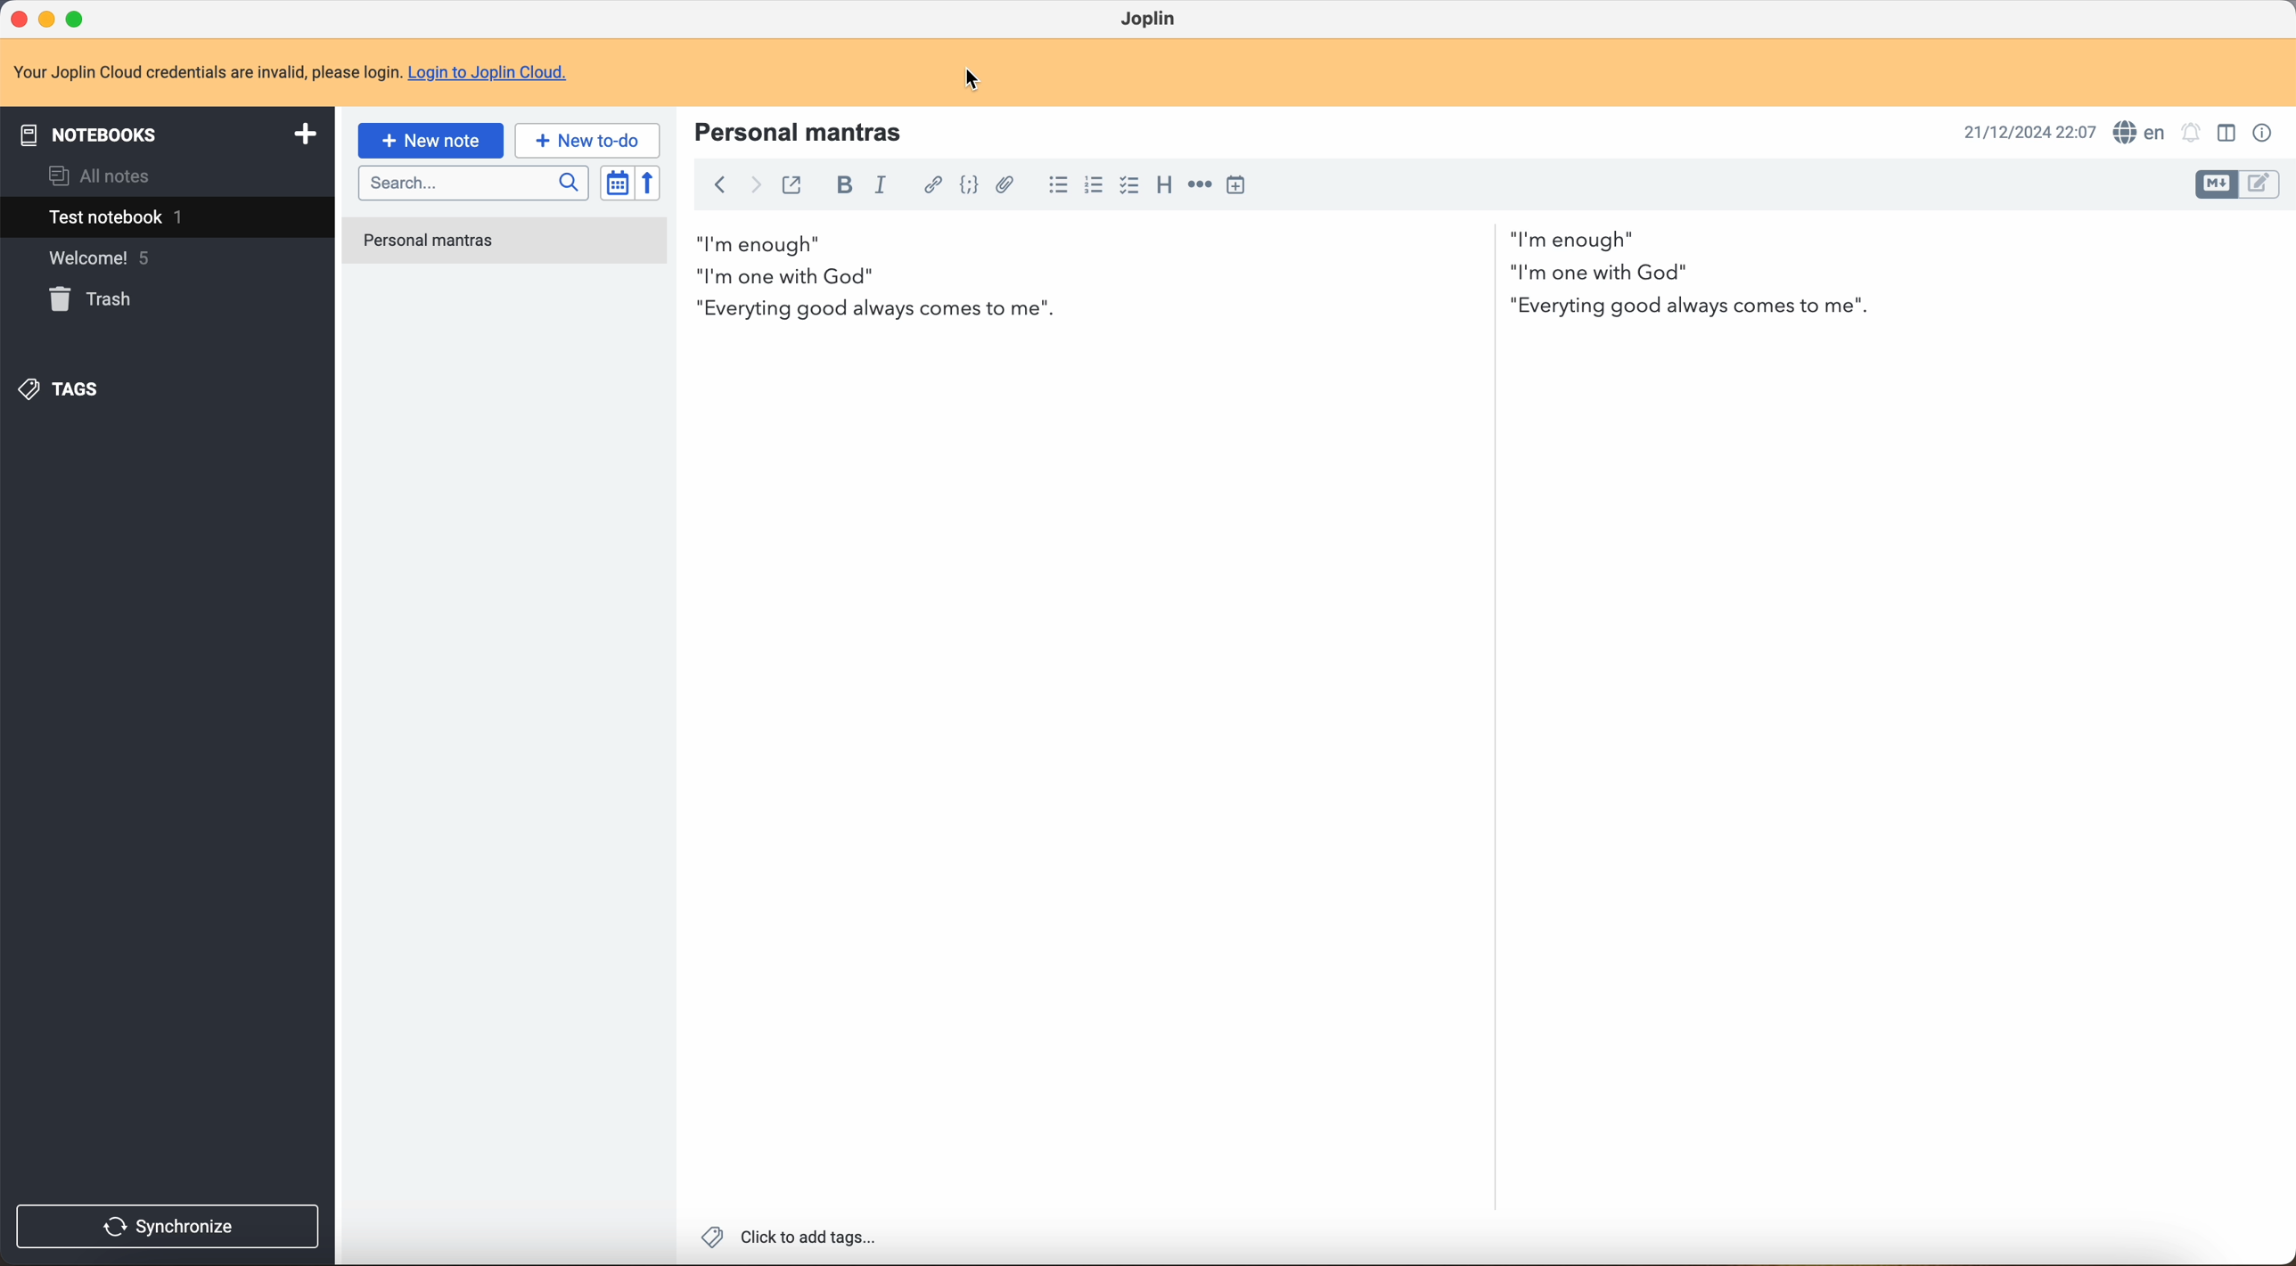  Describe the element at coordinates (164, 259) in the screenshot. I see `welcome` at that location.